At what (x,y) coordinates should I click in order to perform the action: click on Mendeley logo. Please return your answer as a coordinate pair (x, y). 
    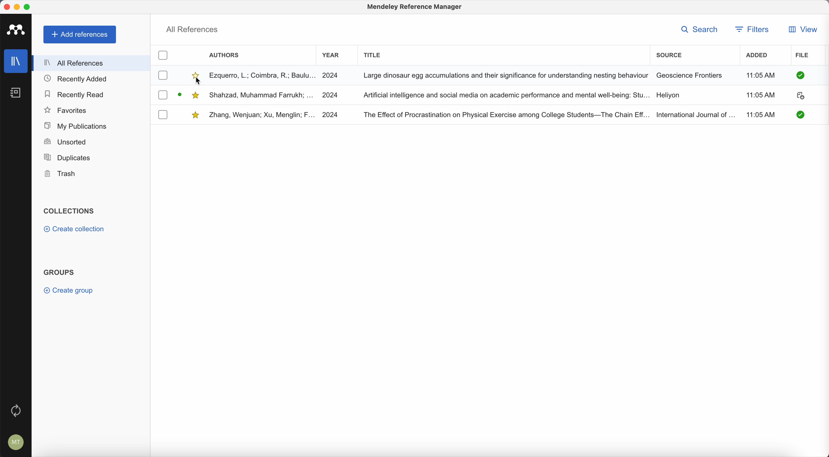
    Looking at the image, I should click on (18, 31).